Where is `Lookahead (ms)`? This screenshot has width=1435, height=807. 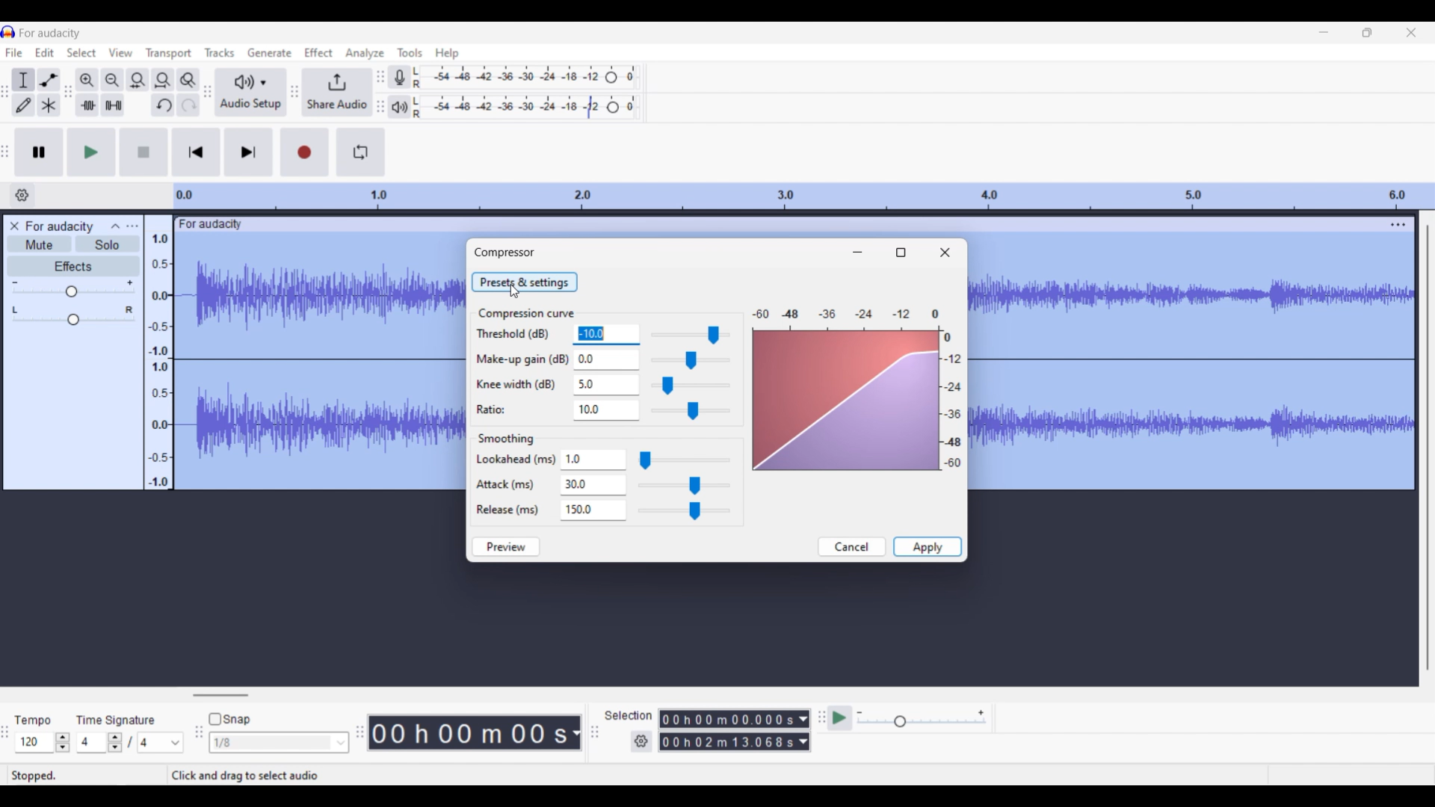
Lookahead (ms) is located at coordinates (516, 460).